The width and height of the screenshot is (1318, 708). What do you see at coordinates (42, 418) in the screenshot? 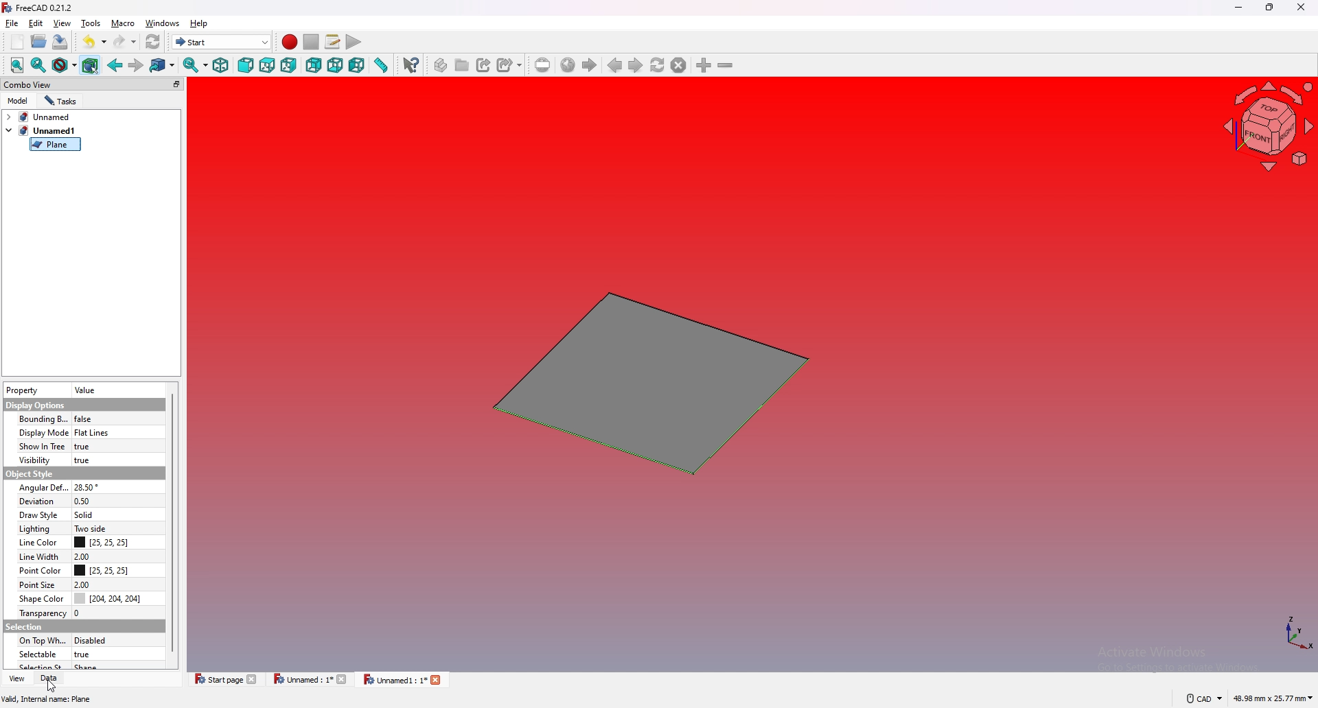
I see `bounding box` at bounding box center [42, 418].